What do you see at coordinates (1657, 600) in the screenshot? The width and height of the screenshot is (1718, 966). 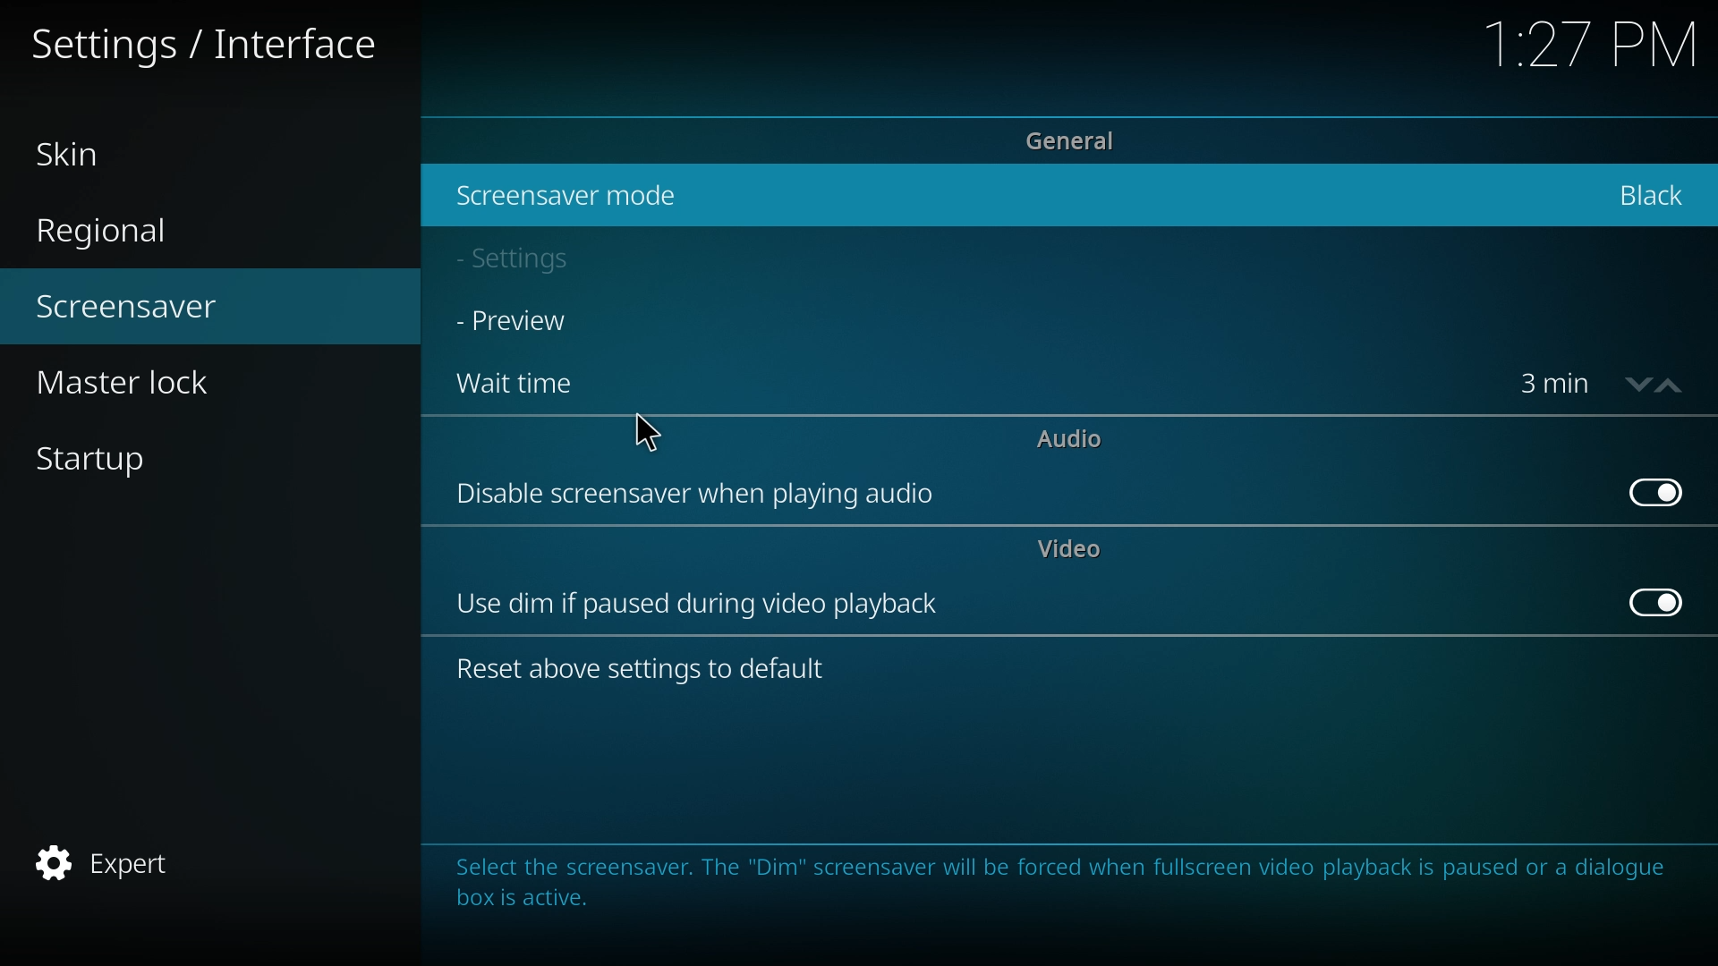 I see `off` at bounding box center [1657, 600].